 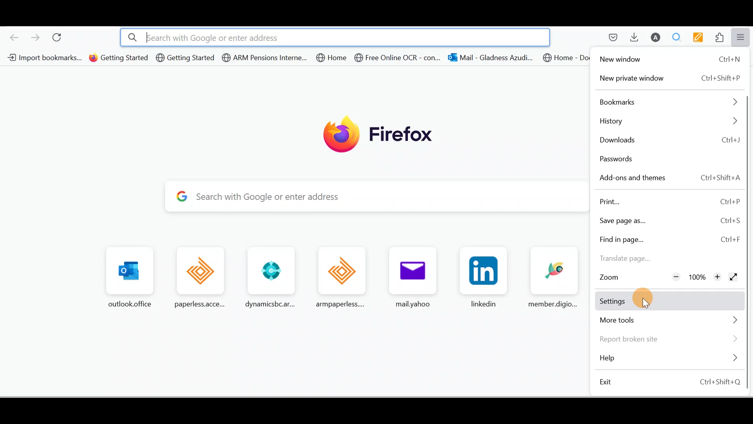 What do you see at coordinates (36, 38) in the screenshot?
I see `Go forward one page` at bounding box center [36, 38].